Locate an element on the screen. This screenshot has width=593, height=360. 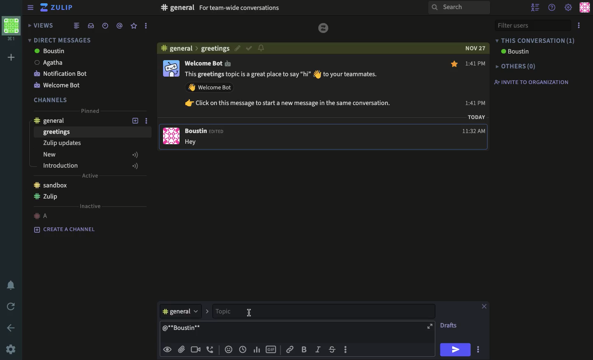
add new topic is located at coordinates (135, 122).